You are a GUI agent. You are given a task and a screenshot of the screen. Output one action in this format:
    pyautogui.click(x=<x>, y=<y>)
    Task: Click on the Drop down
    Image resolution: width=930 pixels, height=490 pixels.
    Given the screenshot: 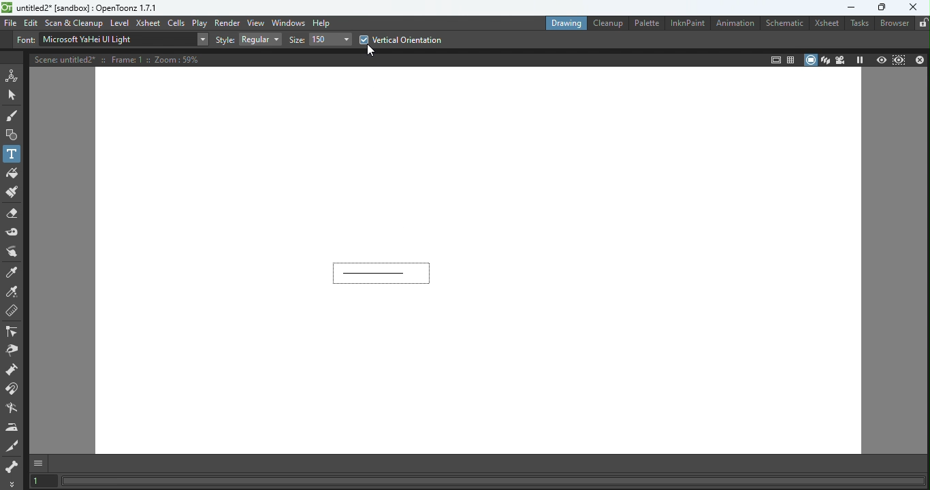 What is the action you would take?
    pyautogui.click(x=331, y=39)
    